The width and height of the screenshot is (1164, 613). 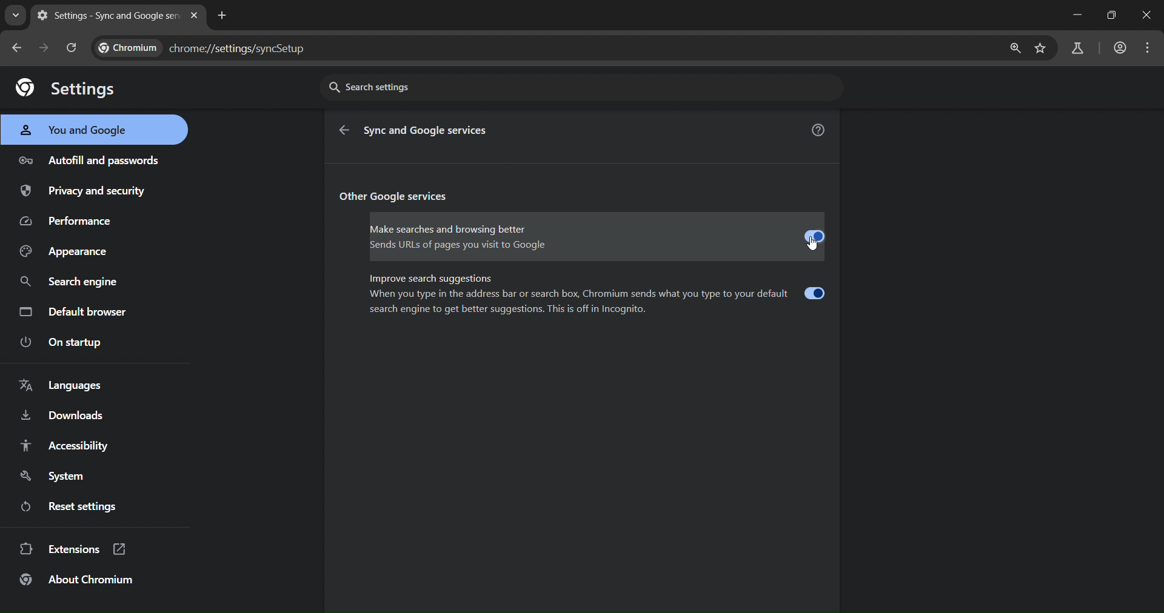 What do you see at coordinates (204, 50) in the screenshot?
I see `chrome://settingd/syncSetup` at bounding box center [204, 50].